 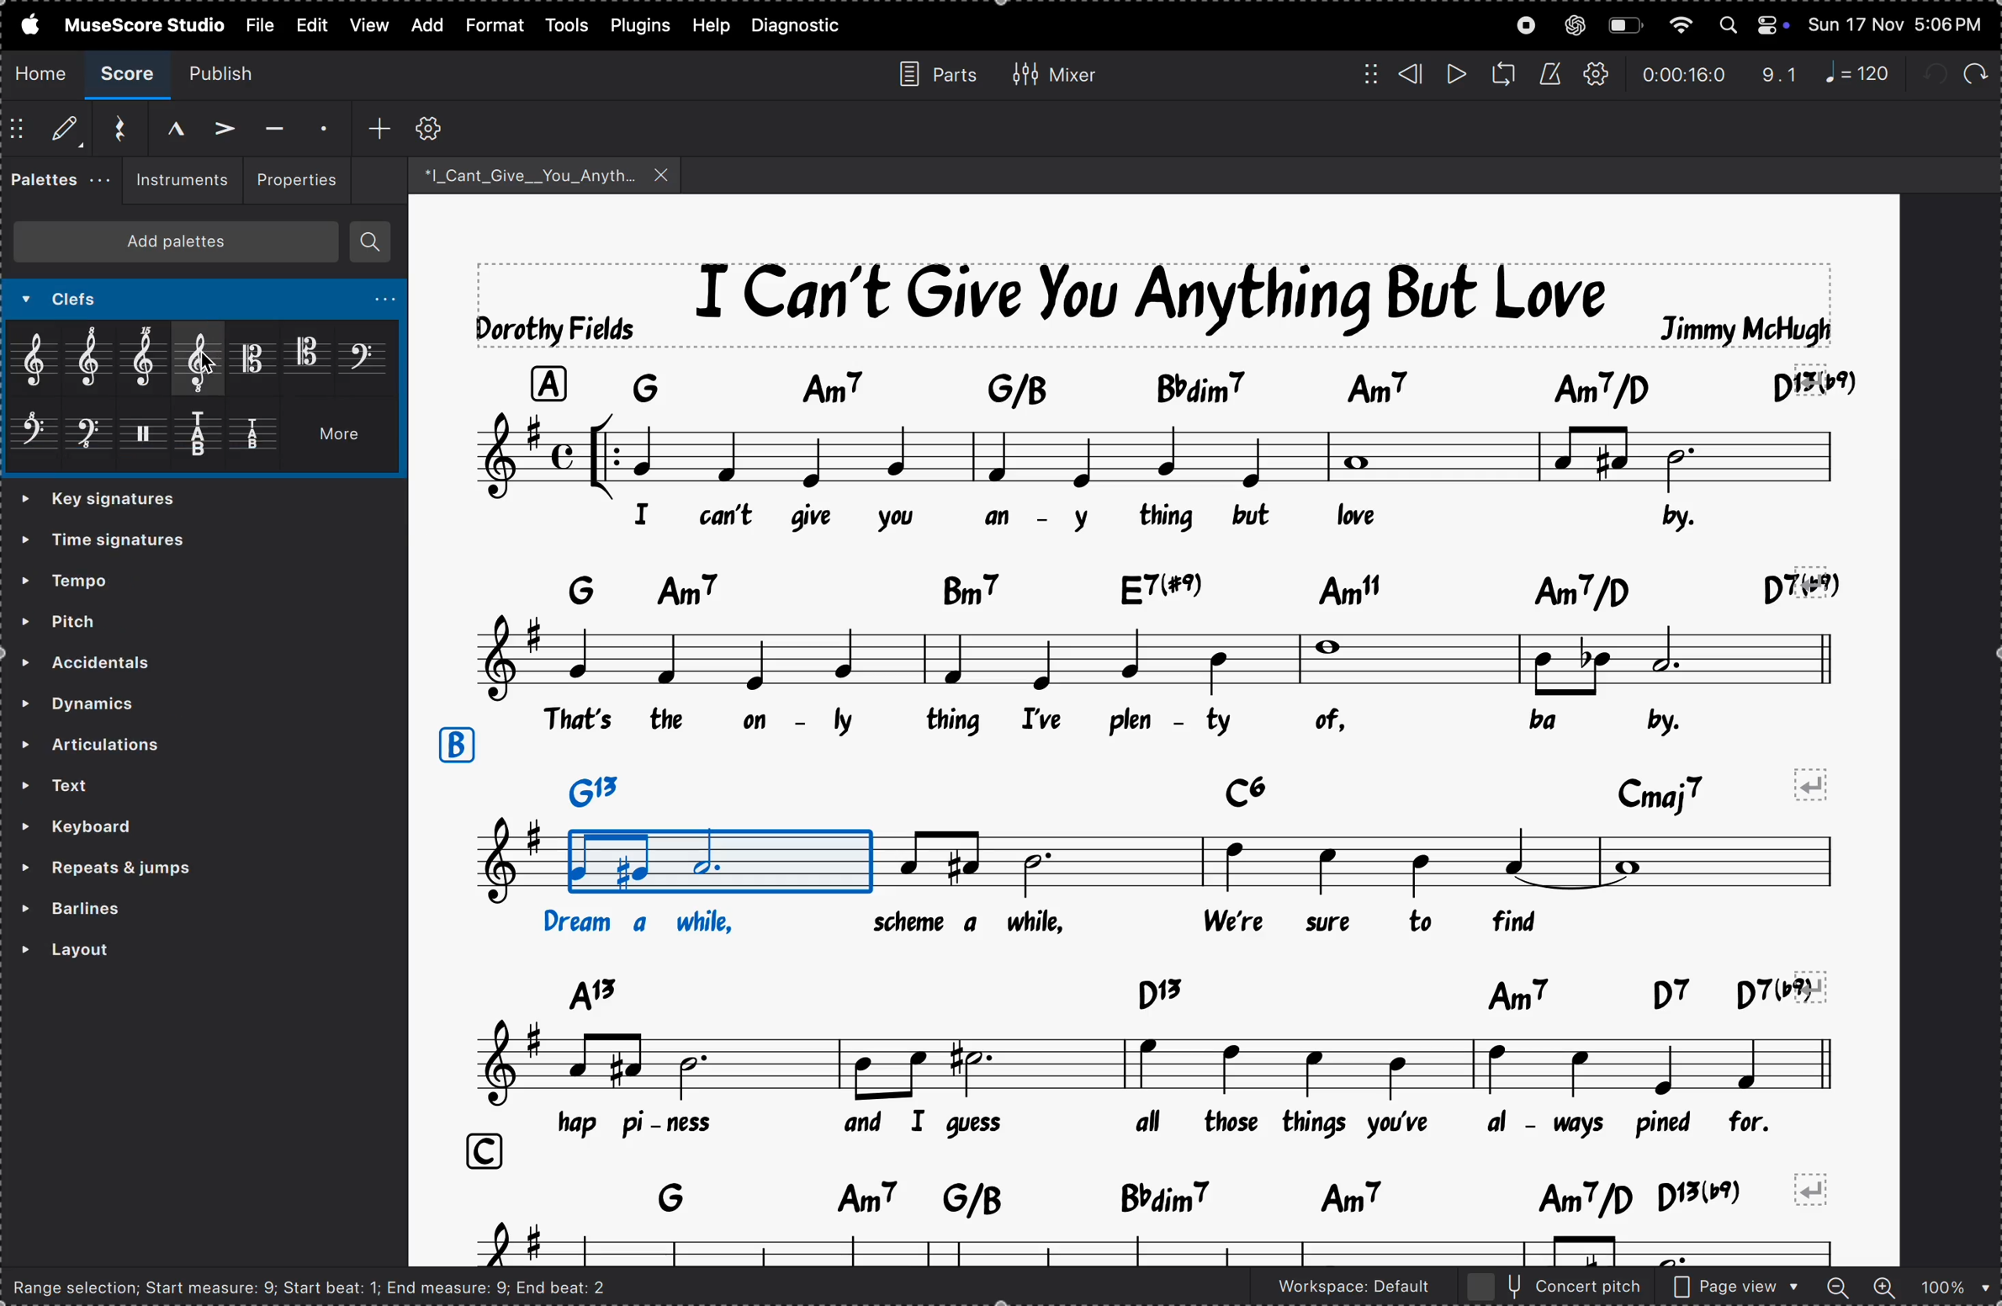 I want to click on daignostics, so click(x=802, y=26).